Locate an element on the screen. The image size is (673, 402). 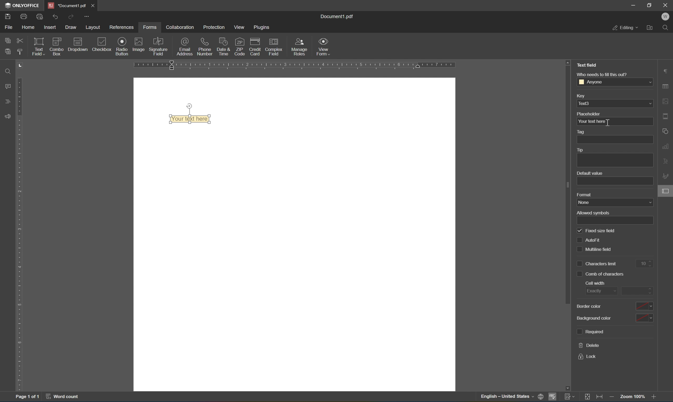
document1.pdf is located at coordinates (336, 17).